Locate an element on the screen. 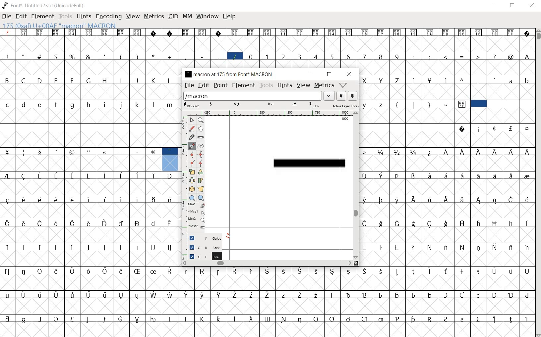 The height and width of the screenshot is (337, 541). Symbol is located at coordinates (365, 33).